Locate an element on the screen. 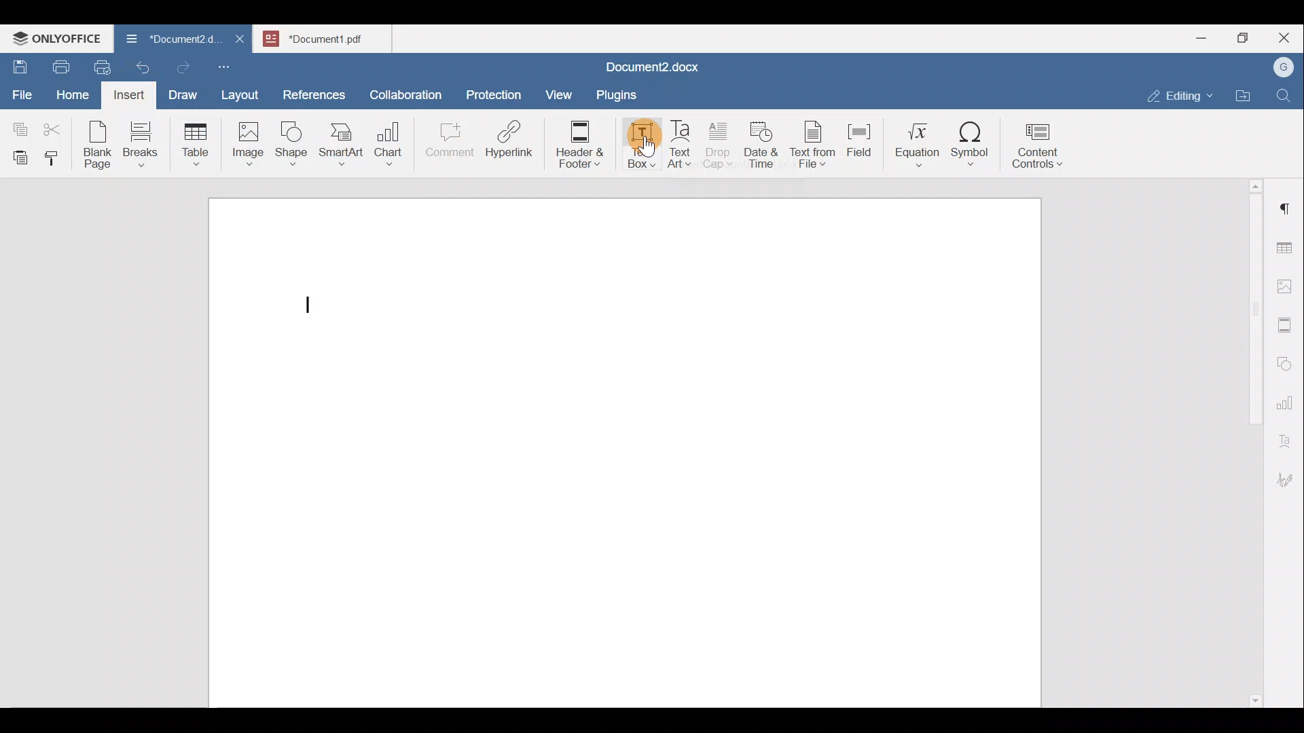 The height and width of the screenshot is (733, 1304). Image is located at coordinates (252, 139).